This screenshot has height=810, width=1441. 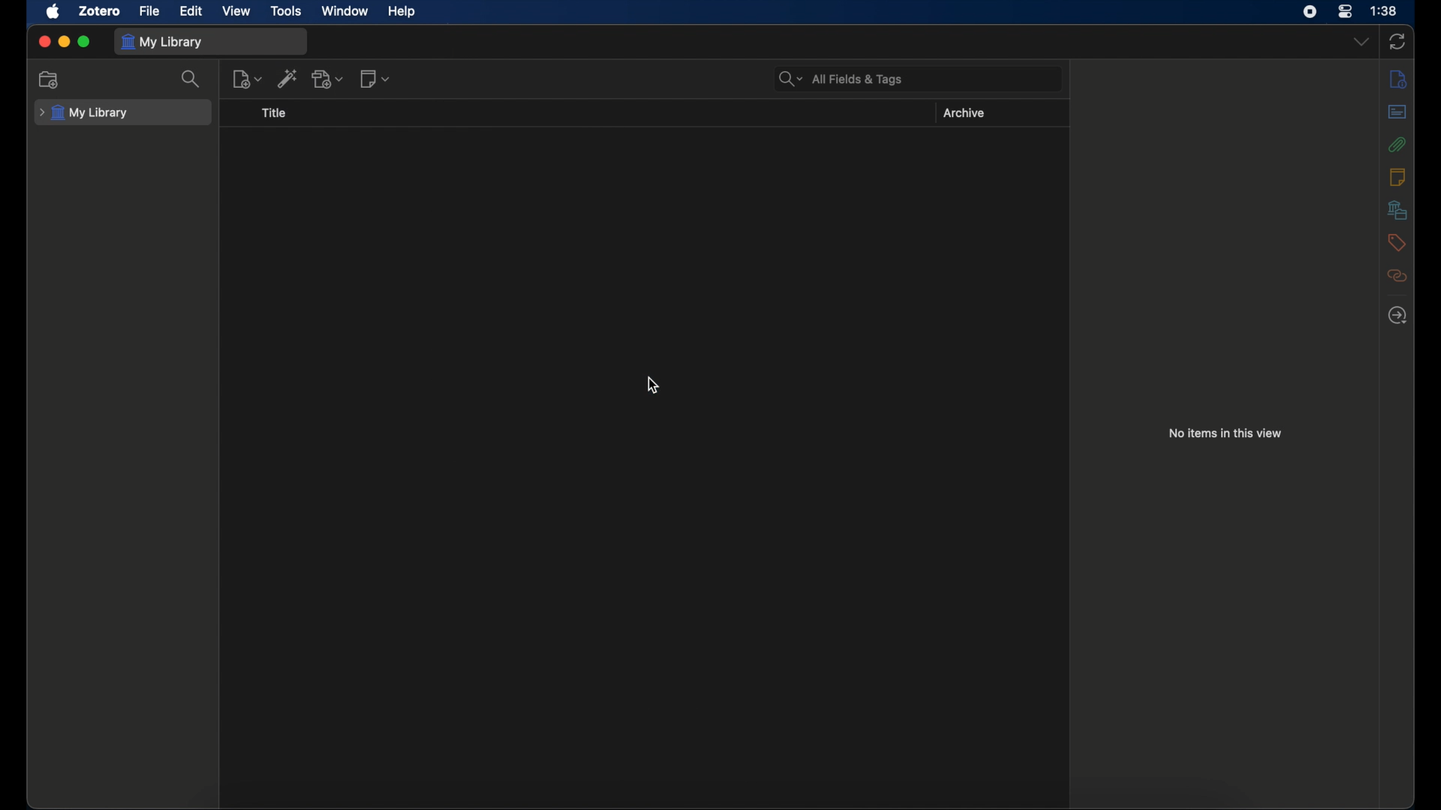 What do you see at coordinates (1225, 433) in the screenshot?
I see `no items in this view` at bounding box center [1225, 433].